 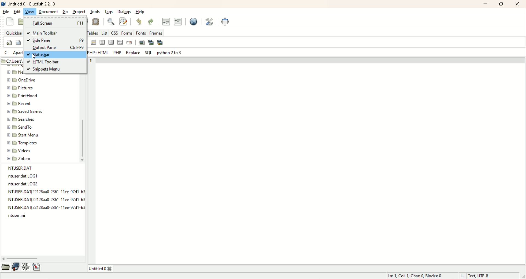 I want to click on insert file, so click(x=37, y=267).